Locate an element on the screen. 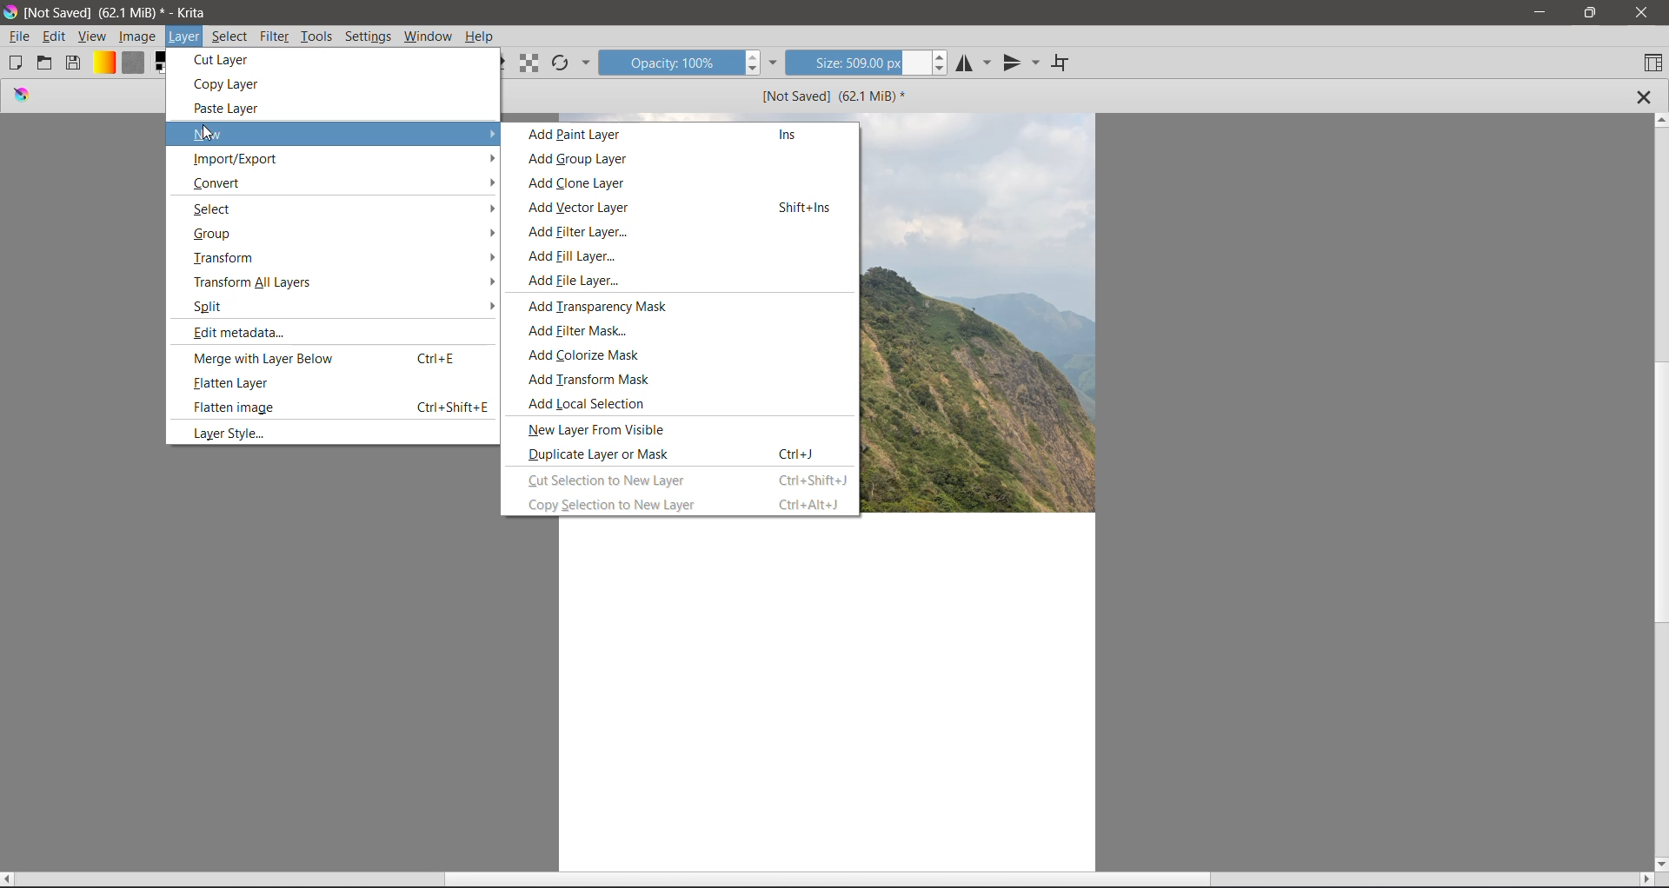  Merge with Layer Below is located at coordinates (325, 359).